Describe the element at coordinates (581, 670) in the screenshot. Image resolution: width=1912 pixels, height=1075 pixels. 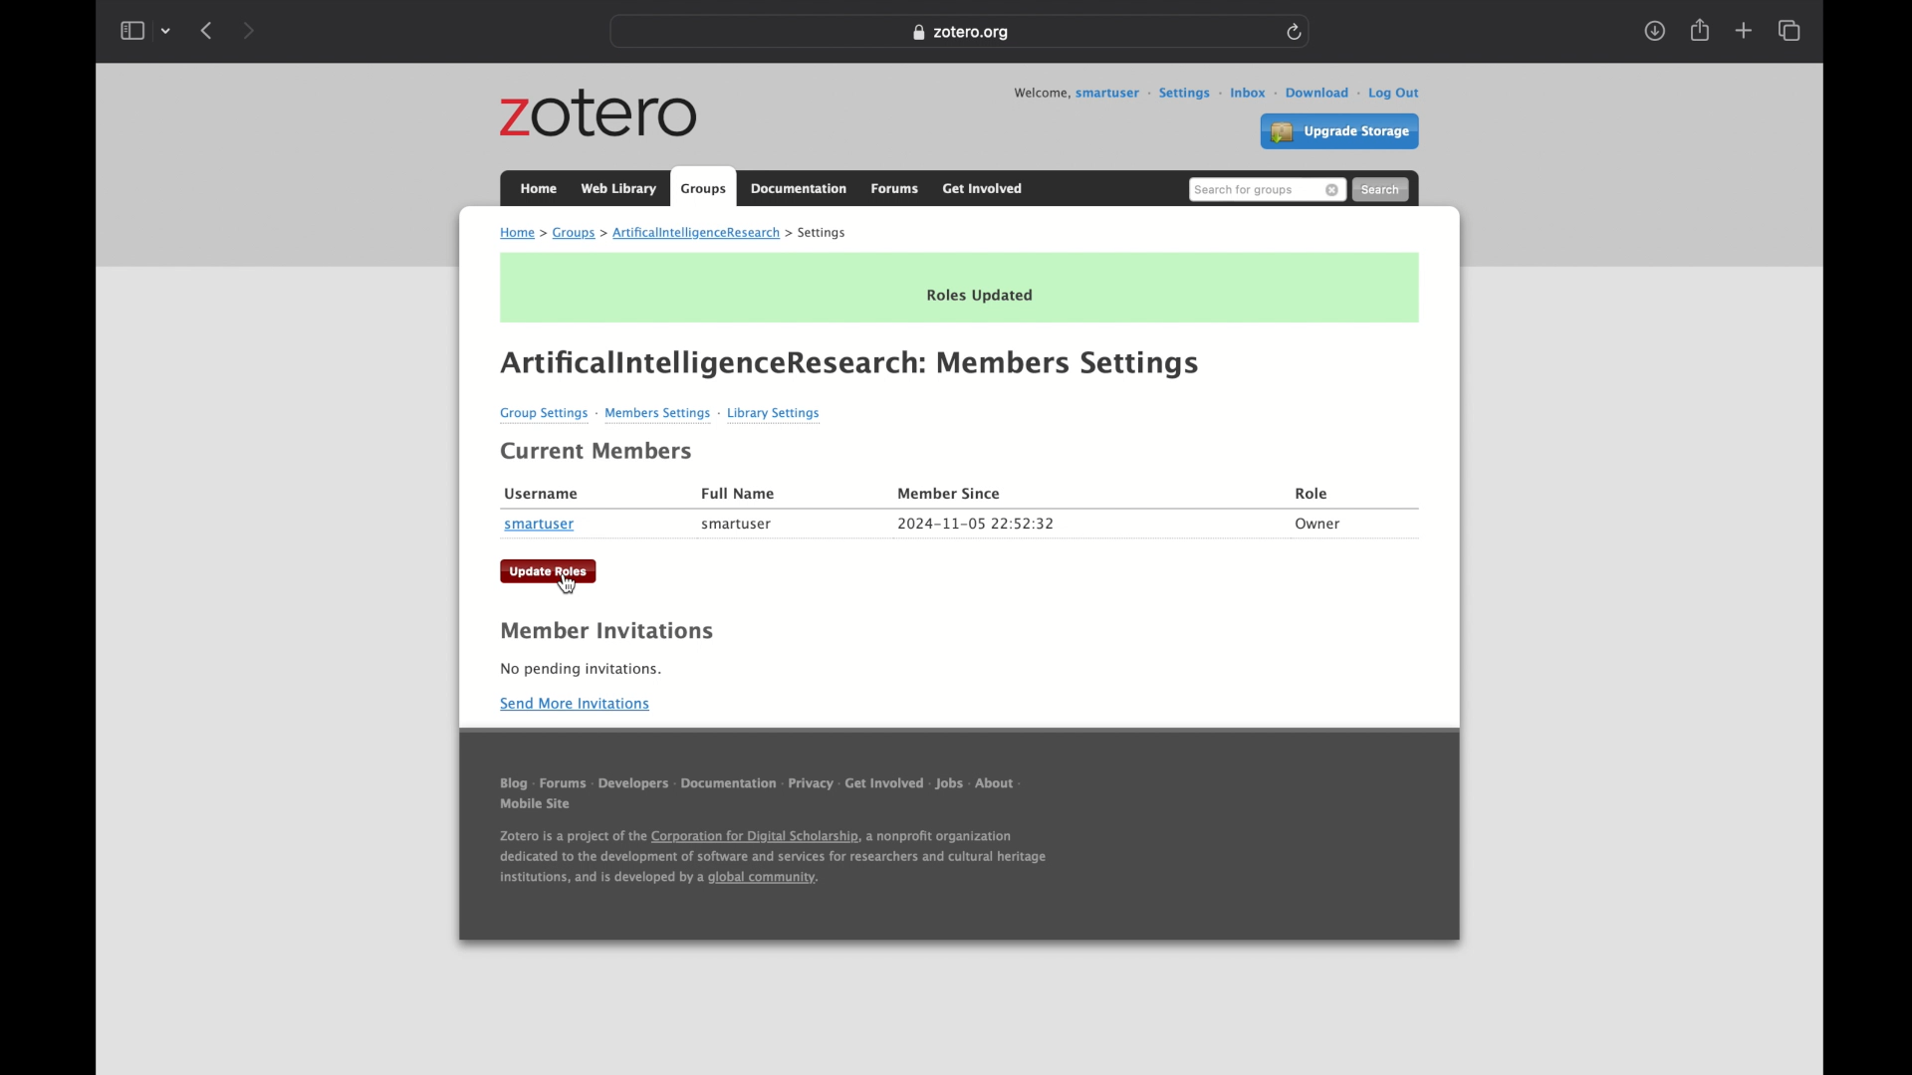
I see `no pending invitations` at that location.